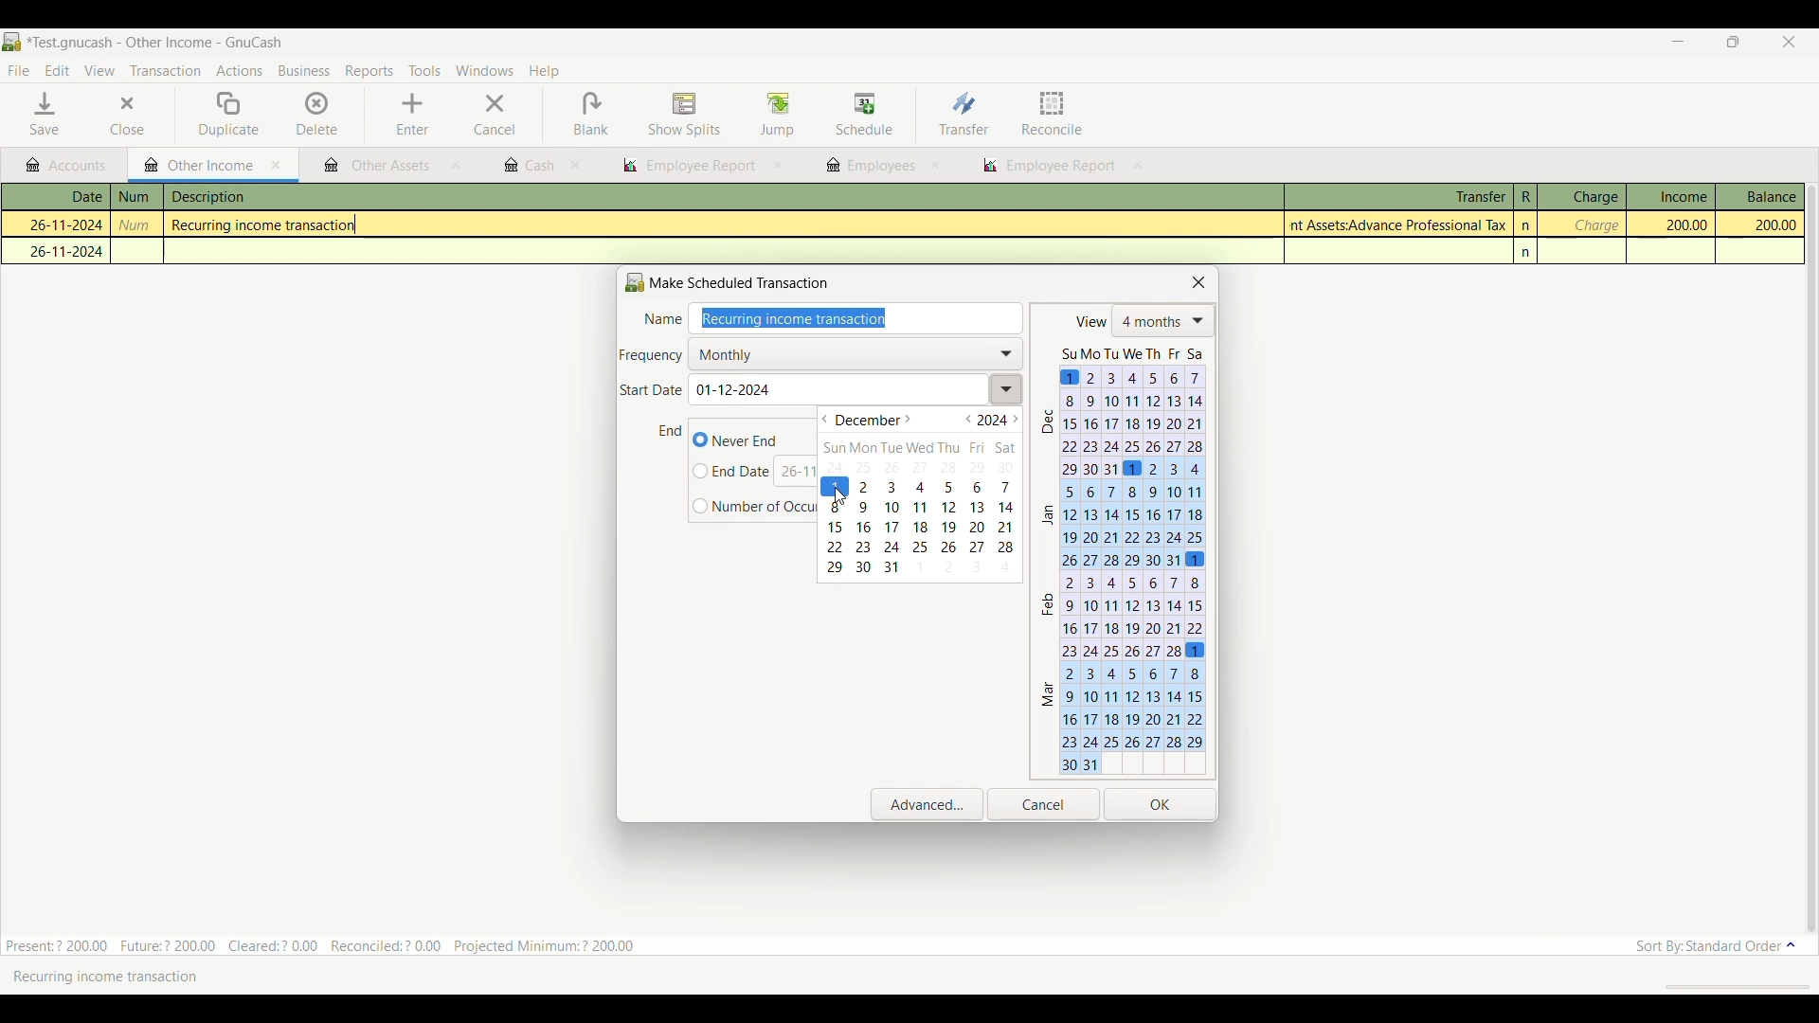 This screenshot has height=1023, width=1819. What do you see at coordinates (735, 440) in the screenshot?
I see `Never end transaction, current selection` at bounding box center [735, 440].